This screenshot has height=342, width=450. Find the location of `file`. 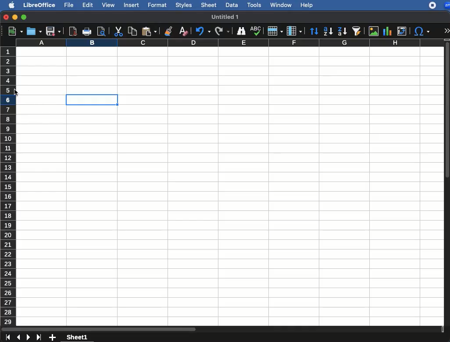

file is located at coordinates (68, 5).